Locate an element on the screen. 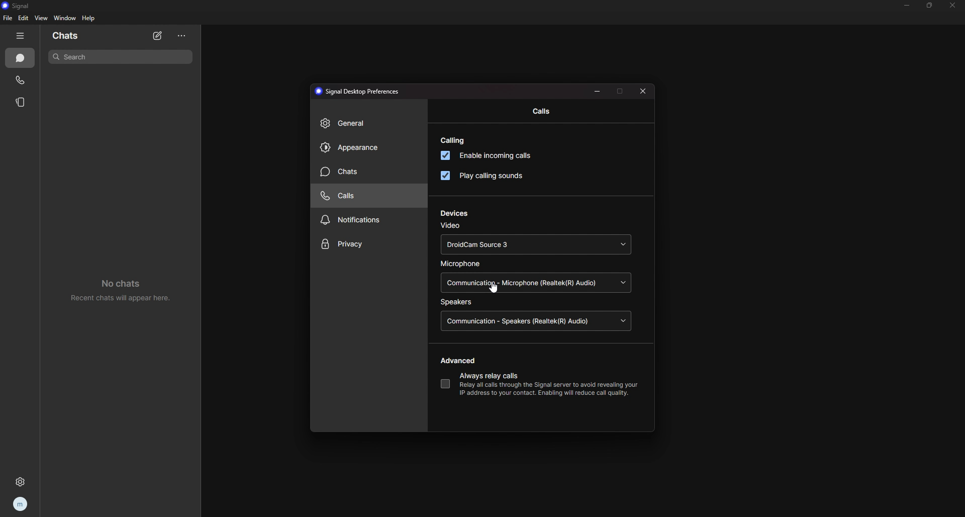  no chats is located at coordinates (119, 290).